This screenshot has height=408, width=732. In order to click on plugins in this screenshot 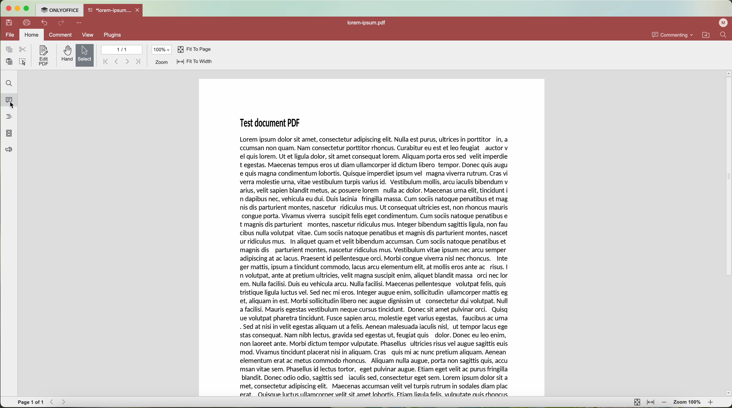, I will do `click(112, 36)`.